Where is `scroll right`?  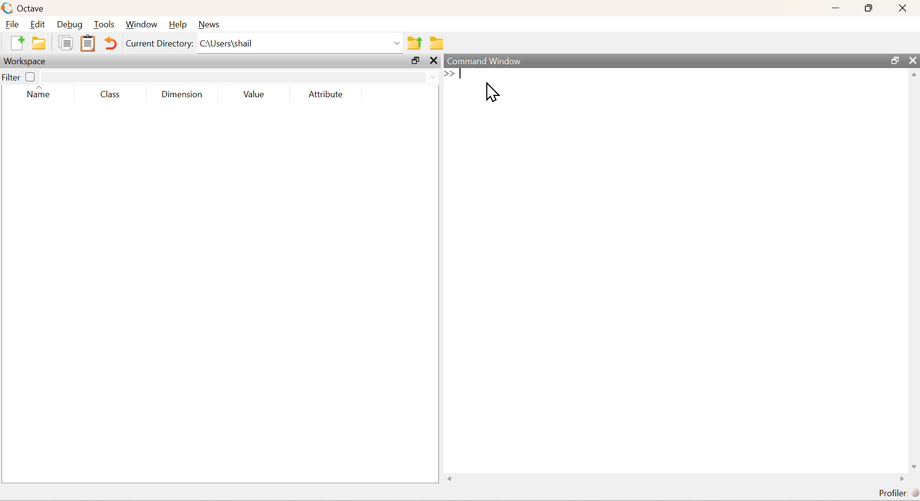
scroll right is located at coordinates (901, 480).